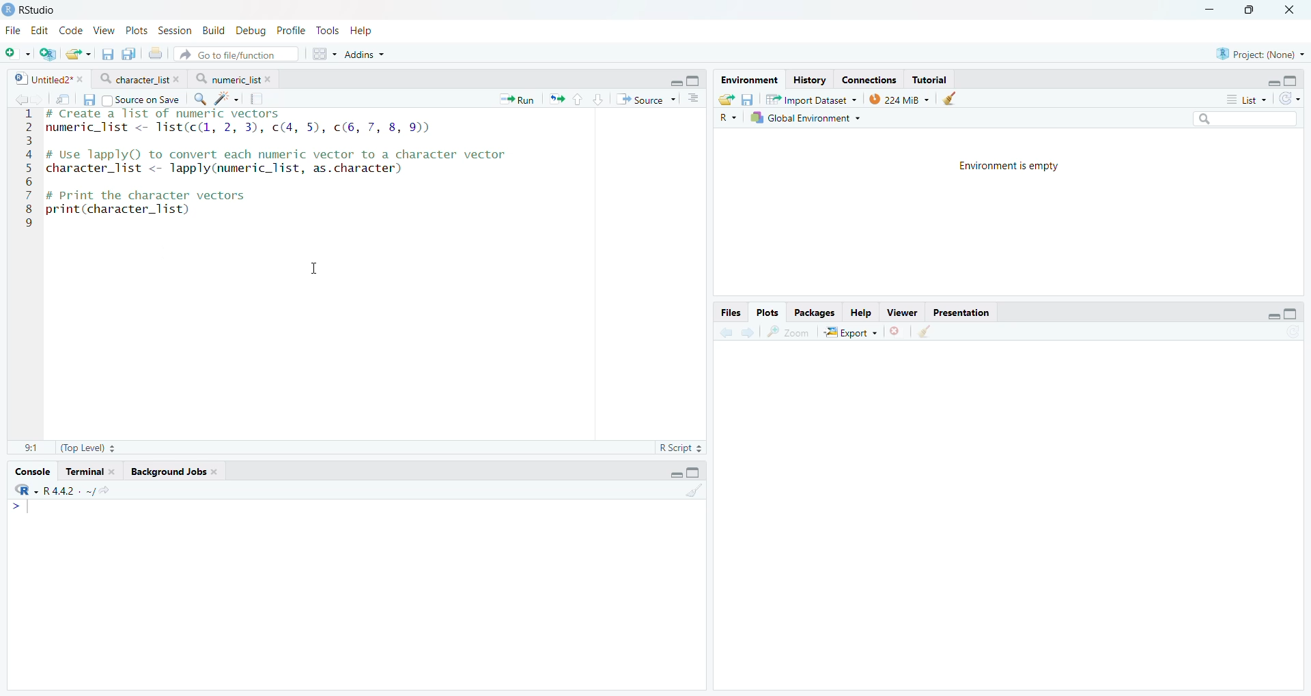  I want to click on Go to next source location, so click(37, 98).